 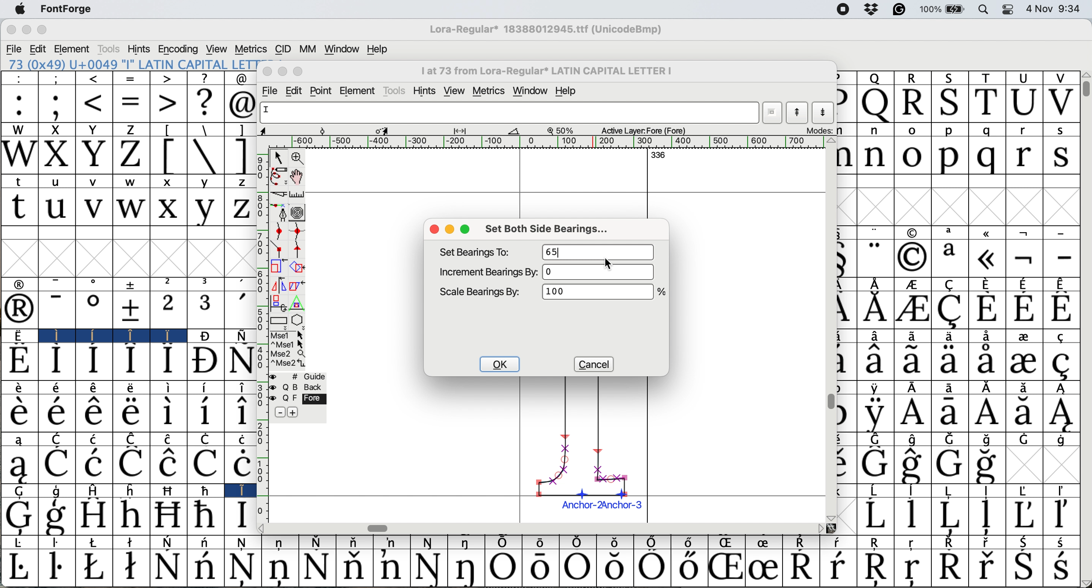 What do you see at coordinates (951, 310) in the screenshot?
I see `Symbol` at bounding box center [951, 310].